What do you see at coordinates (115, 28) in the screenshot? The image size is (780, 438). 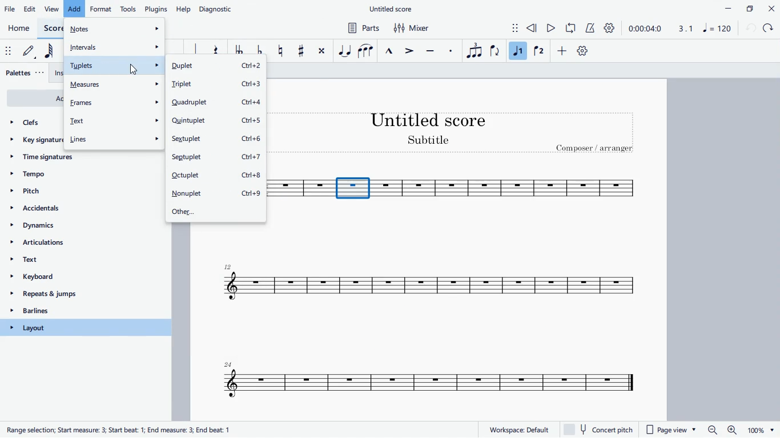 I see `notes` at bounding box center [115, 28].